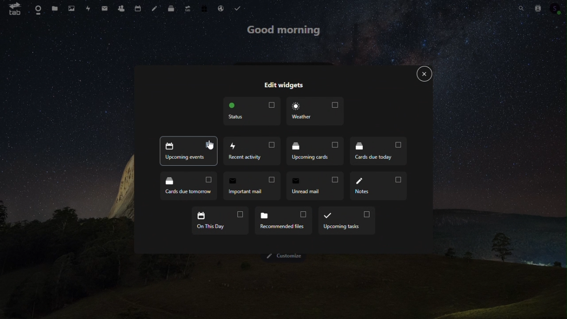  What do you see at coordinates (105, 7) in the screenshot?
I see `mail` at bounding box center [105, 7].